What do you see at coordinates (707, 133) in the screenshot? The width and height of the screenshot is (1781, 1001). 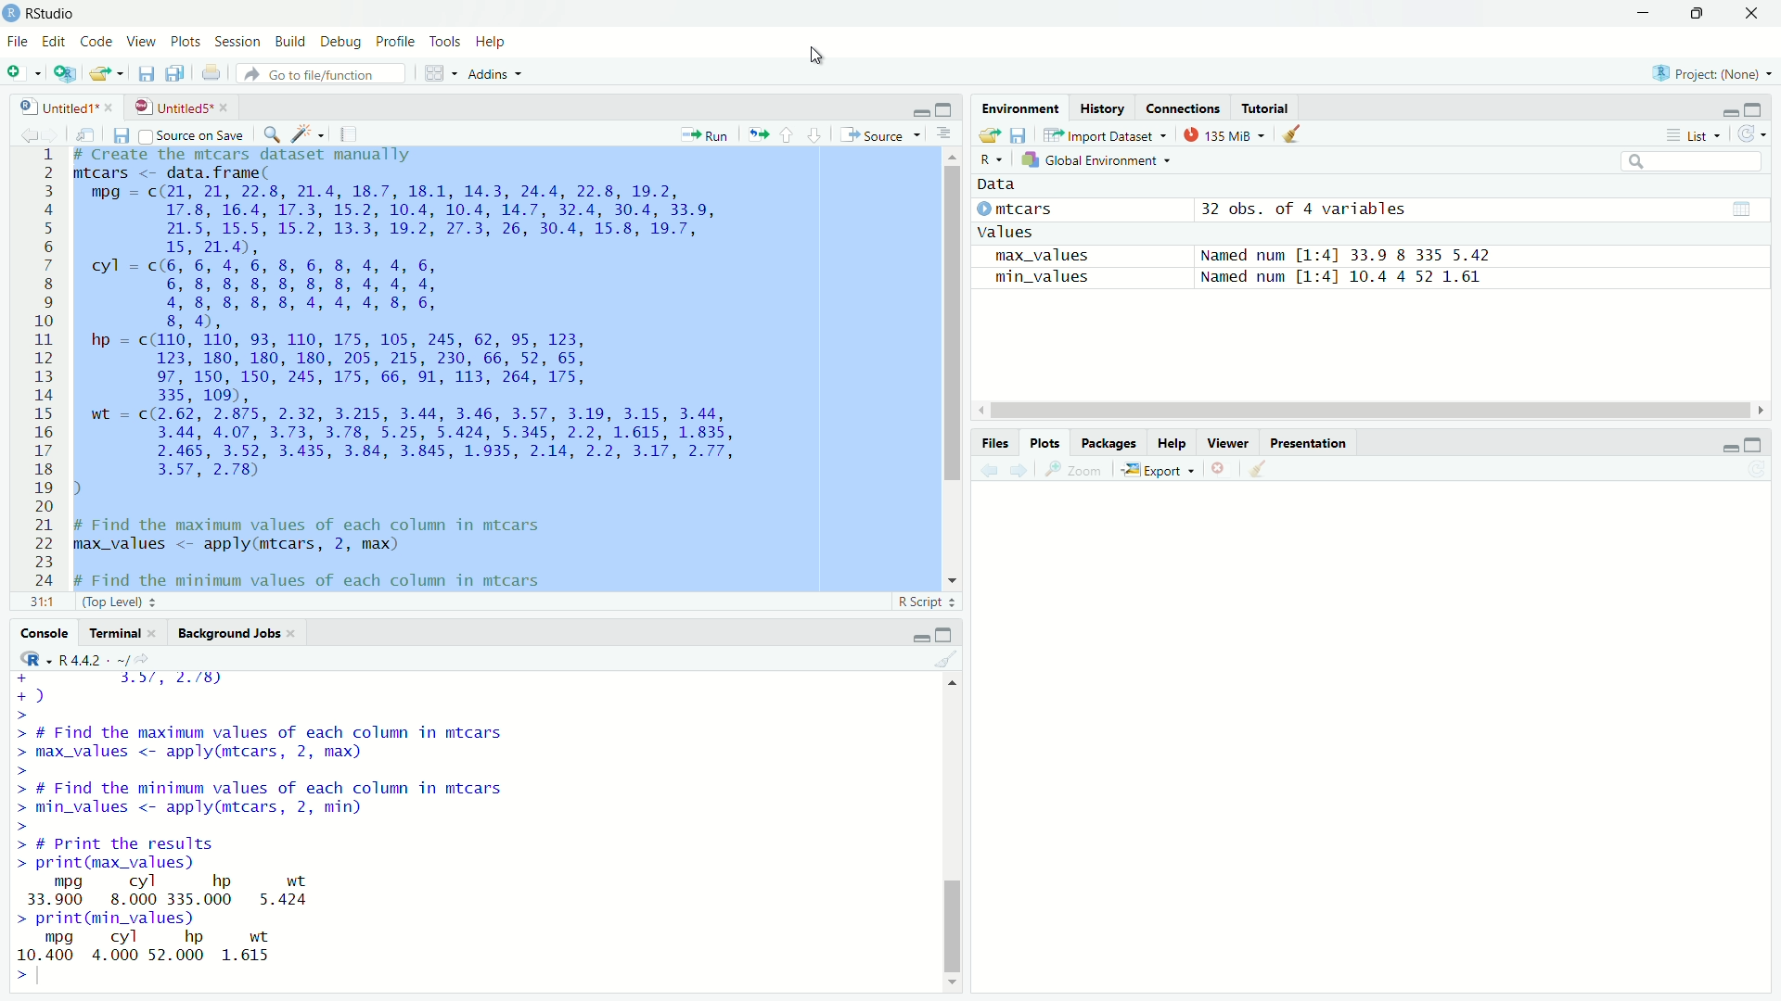 I see `Run` at bounding box center [707, 133].